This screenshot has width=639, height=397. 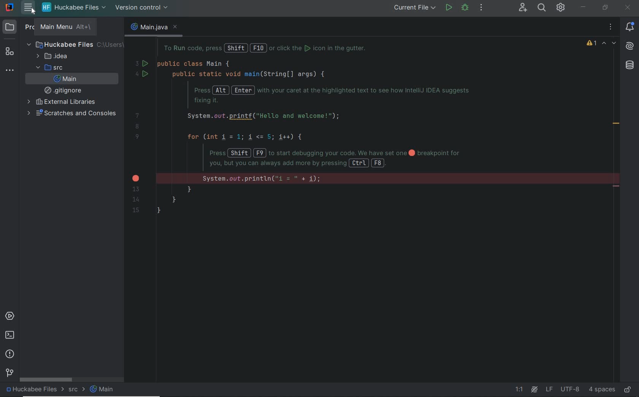 What do you see at coordinates (523, 7) in the screenshot?
I see `CODE WITH ME` at bounding box center [523, 7].